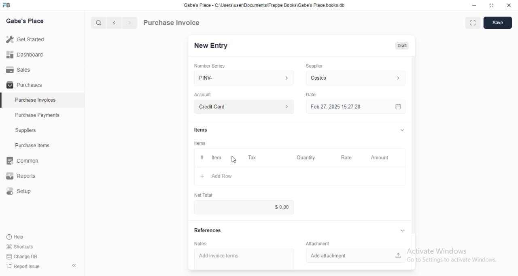 The height and width of the screenshot is (276, 518). I want to click on Account, so click(203, 95).